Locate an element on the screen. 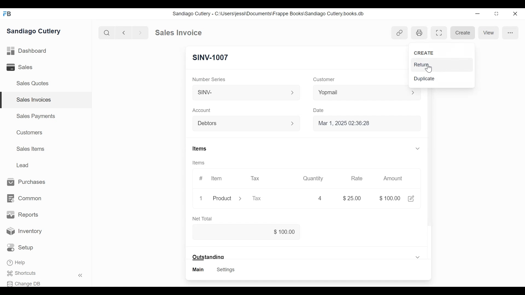 The image size is (525, 295).  Help is located at coordinates (16, 262).